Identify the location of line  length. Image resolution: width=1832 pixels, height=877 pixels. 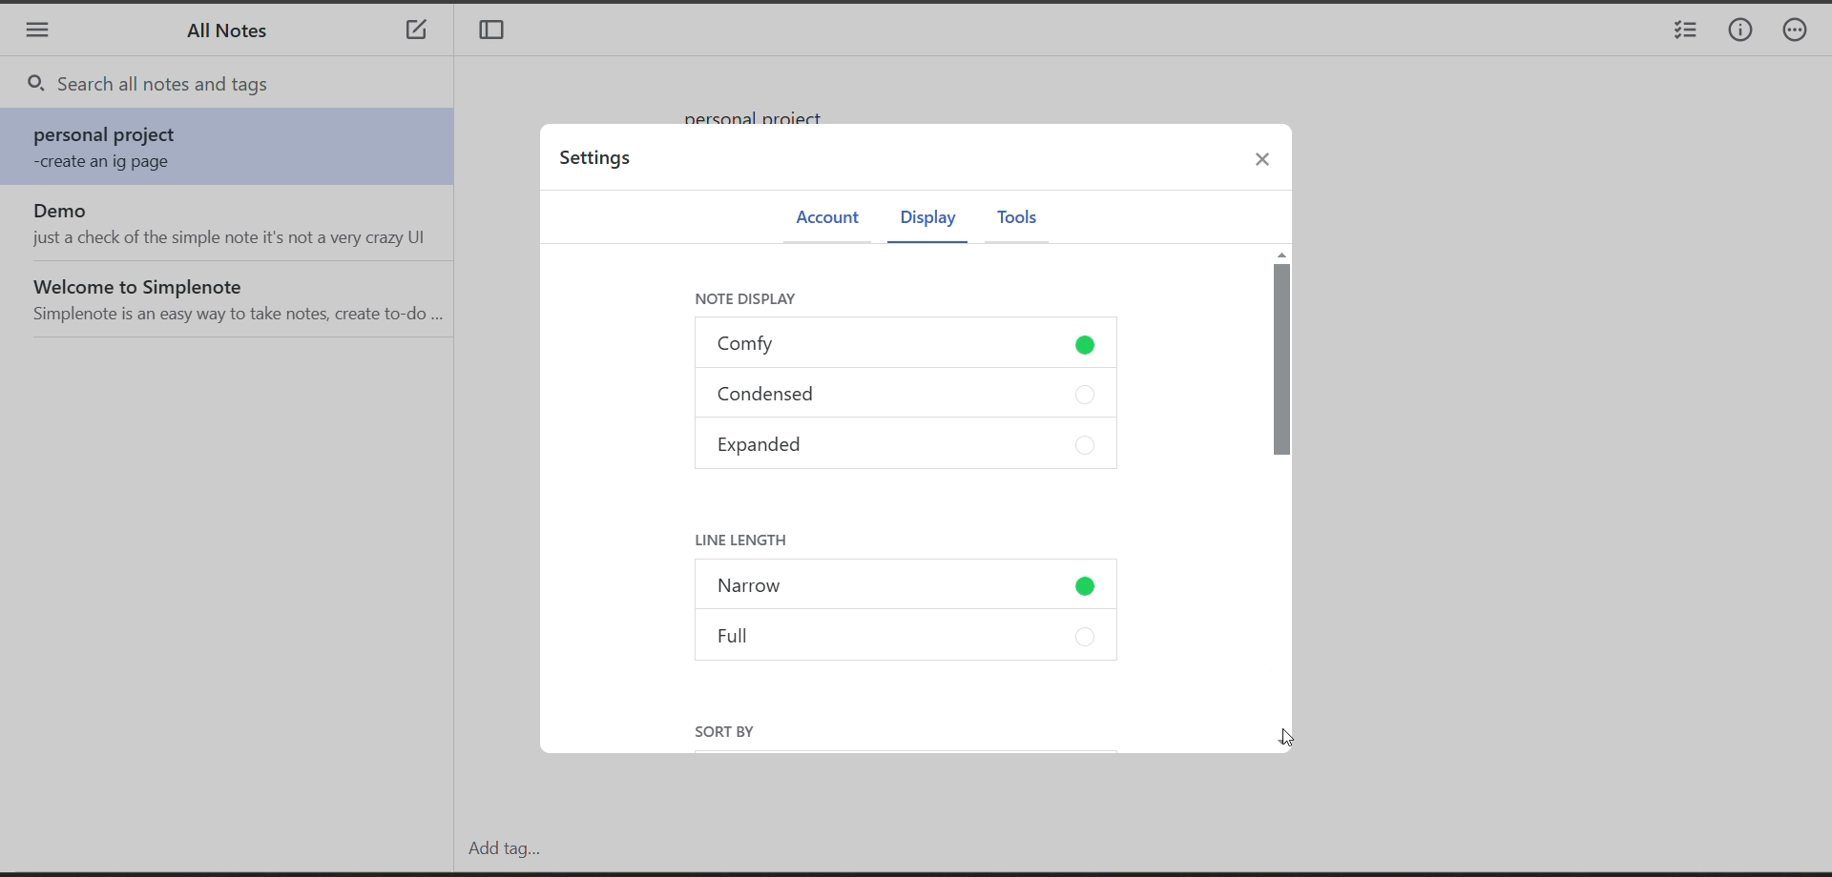
(756, 540).